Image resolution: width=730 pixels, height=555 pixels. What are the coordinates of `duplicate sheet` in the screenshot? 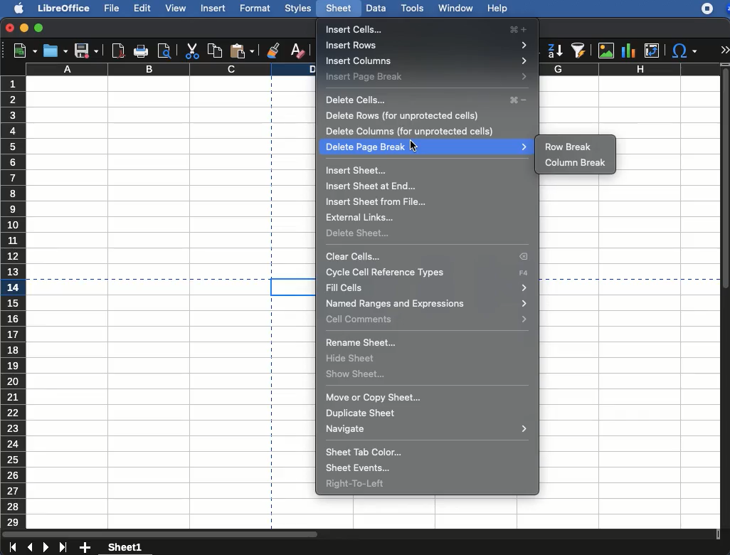 It's located at (363, 413).